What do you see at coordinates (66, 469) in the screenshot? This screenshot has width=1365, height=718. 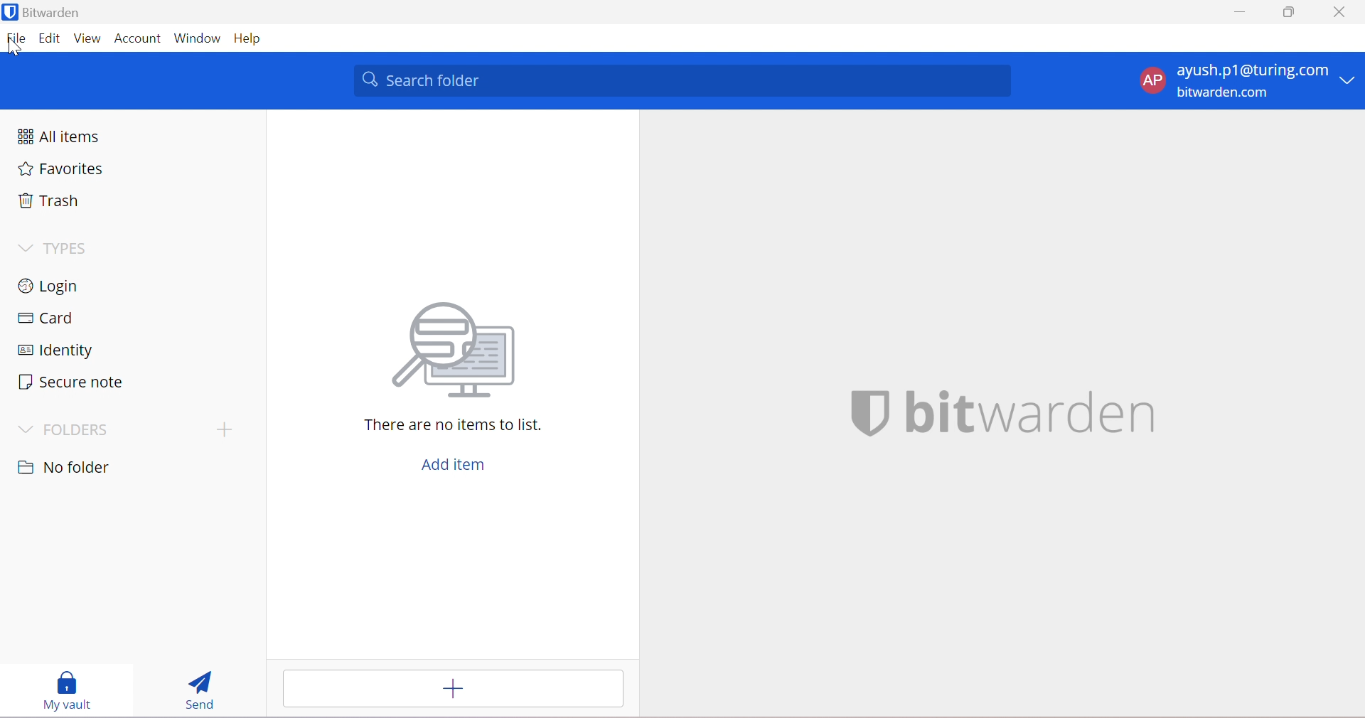 I see `No folder` at bounding box center [66, 469].